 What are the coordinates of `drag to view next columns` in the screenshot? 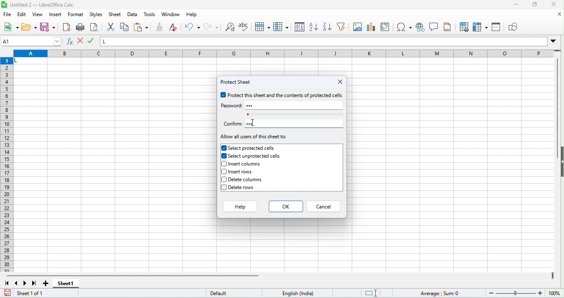 It's located at (552, 275).